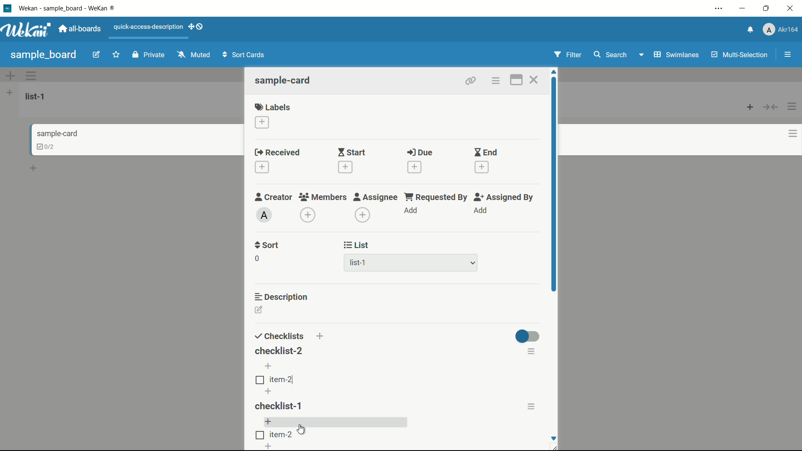 This screenshot has height=451, width=802. Describe the element at coordinates (244, 56) in the screenshot. I see `sort cards` at that location.